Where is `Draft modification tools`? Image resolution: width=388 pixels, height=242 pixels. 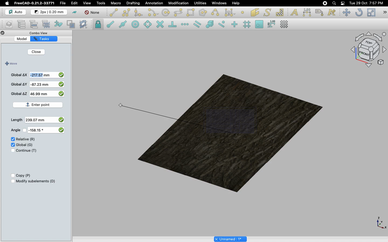
Draft modification tools is located at coordinates (384, 13).